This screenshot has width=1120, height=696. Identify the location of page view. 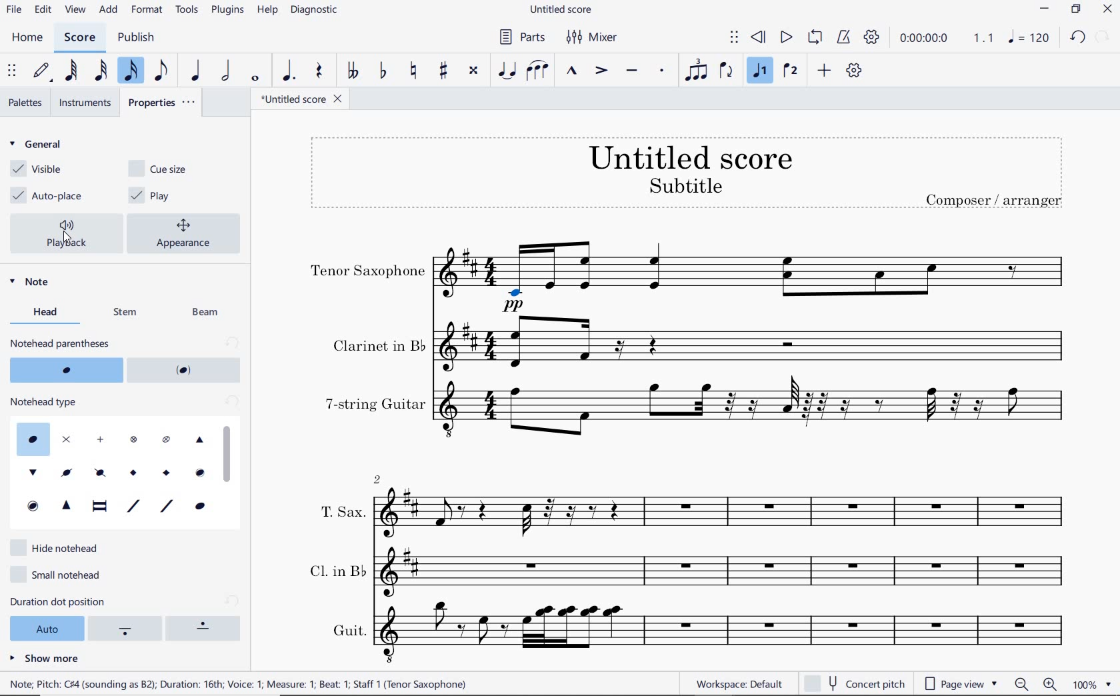
(963, 682).